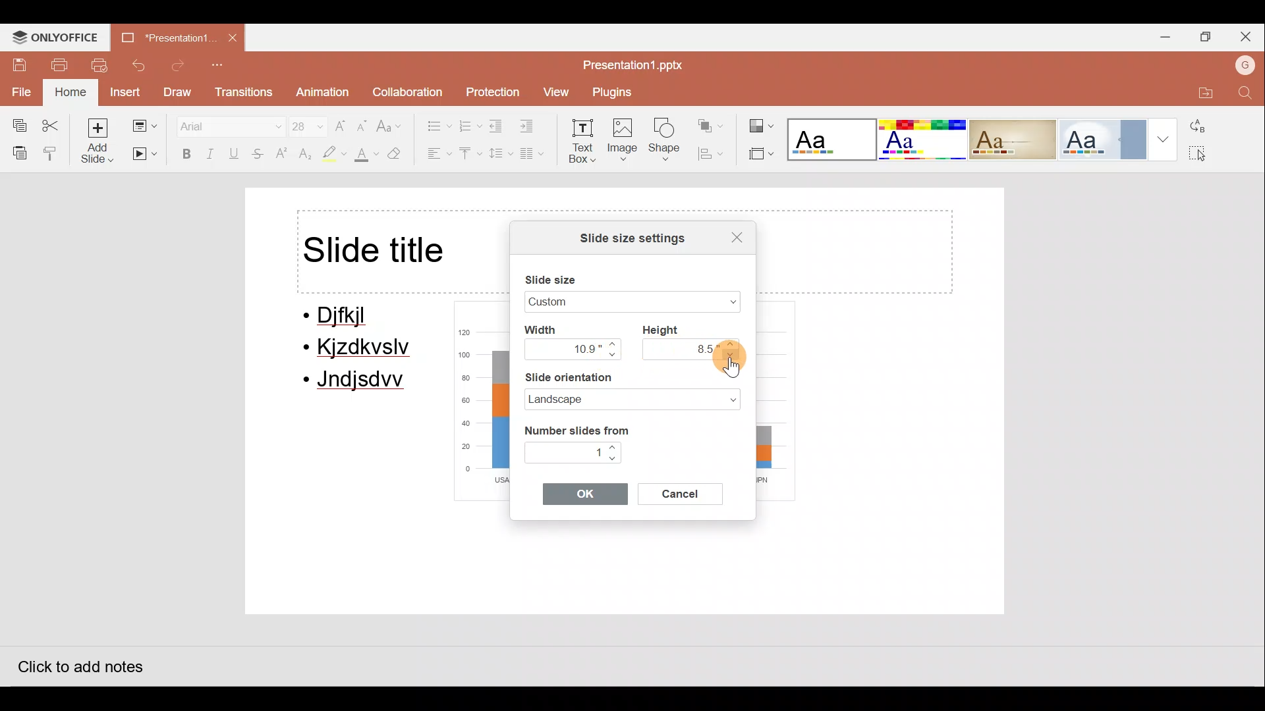  Describe the element at coordinates (616, 92) in the screenshot. I see `Plugins` at that location.